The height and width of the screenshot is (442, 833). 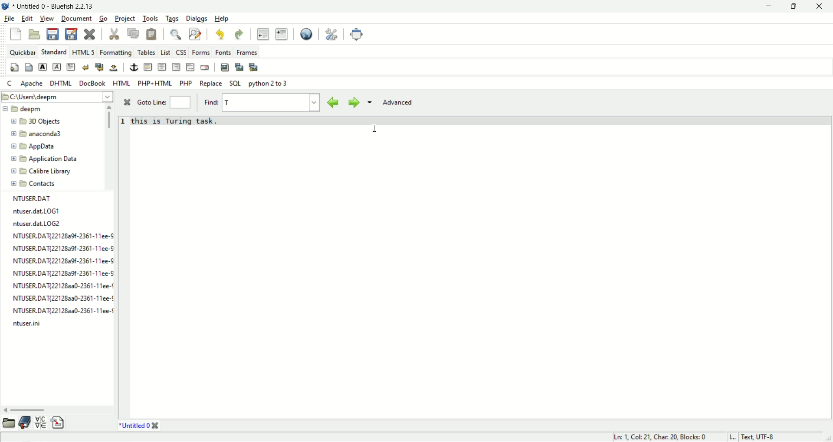 I want to click on snippets, so click(x=59, y=424).